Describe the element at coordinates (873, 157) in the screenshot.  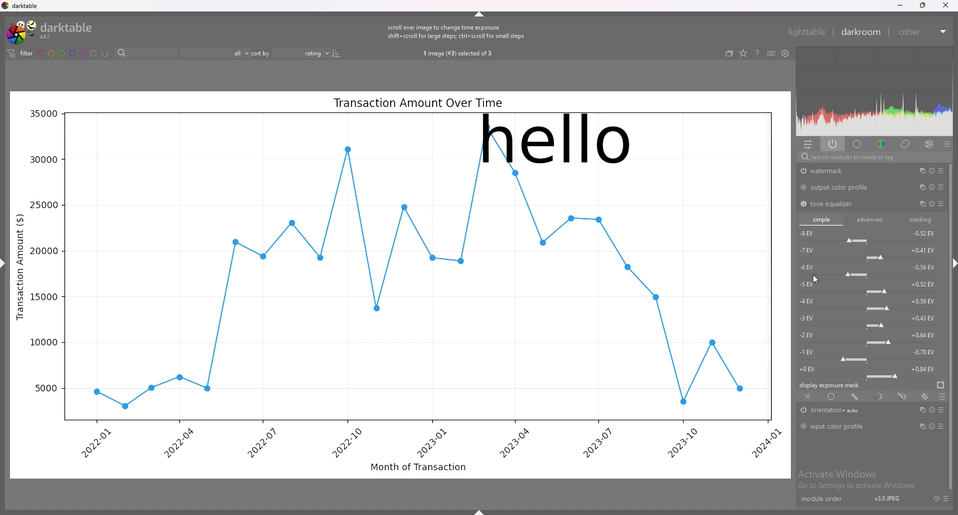
I see `search modules` at that location.